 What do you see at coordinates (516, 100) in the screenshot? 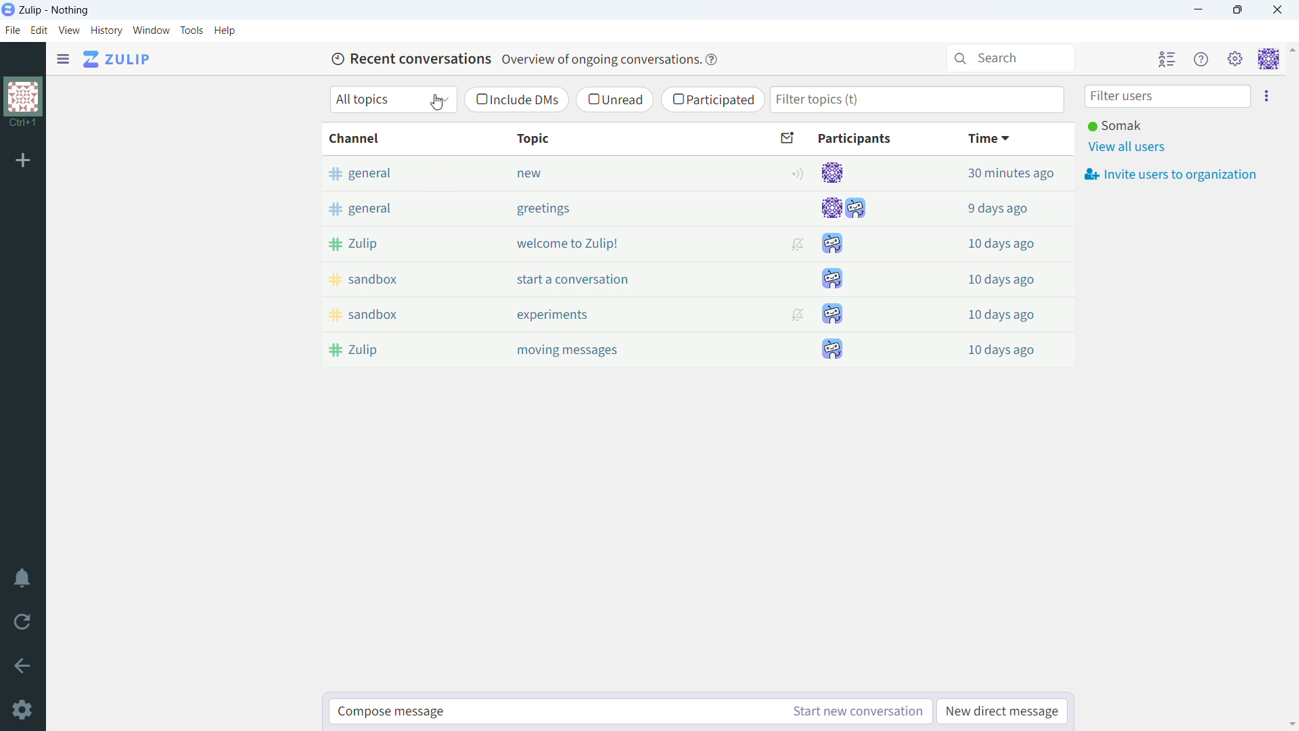
I see `include DMs` at bounding box center [516, 100].